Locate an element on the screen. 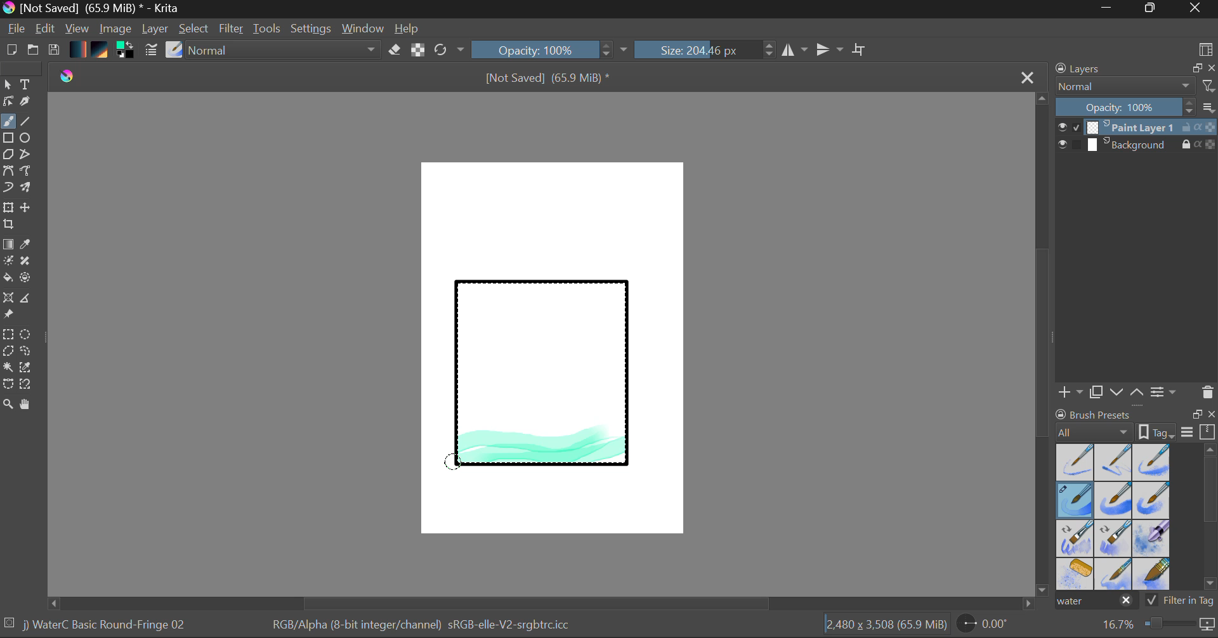 The width and height of the screenshot is (1218, 638). Blending Mode is located at coordinates (1136, 86).